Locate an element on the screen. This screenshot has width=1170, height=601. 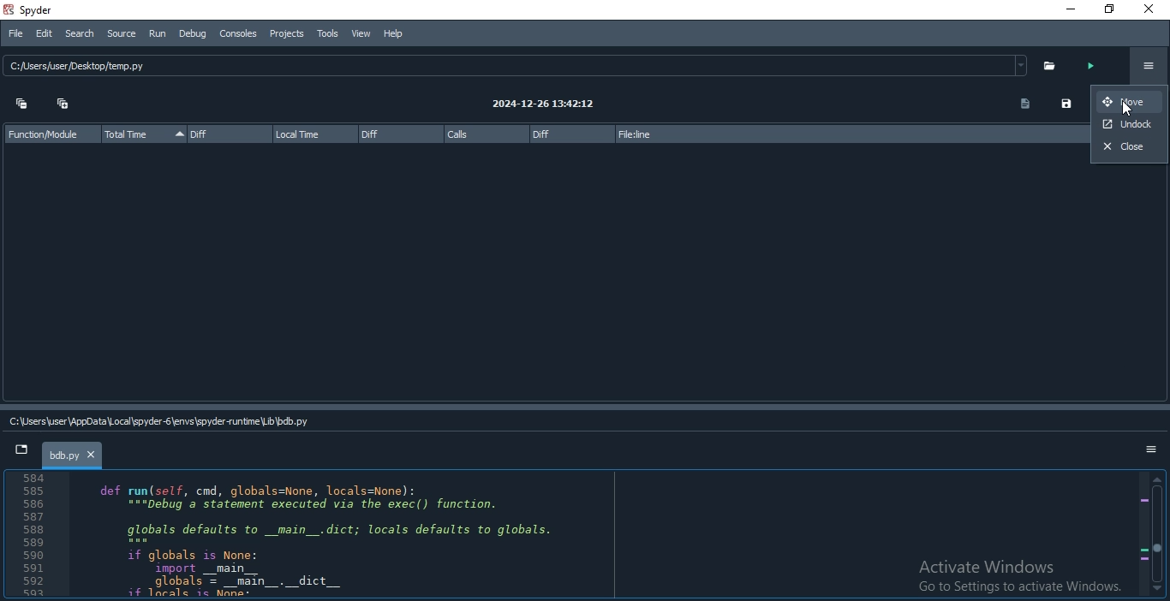
2024-12-26 13:42:12 is located at coordinates (539, 105).